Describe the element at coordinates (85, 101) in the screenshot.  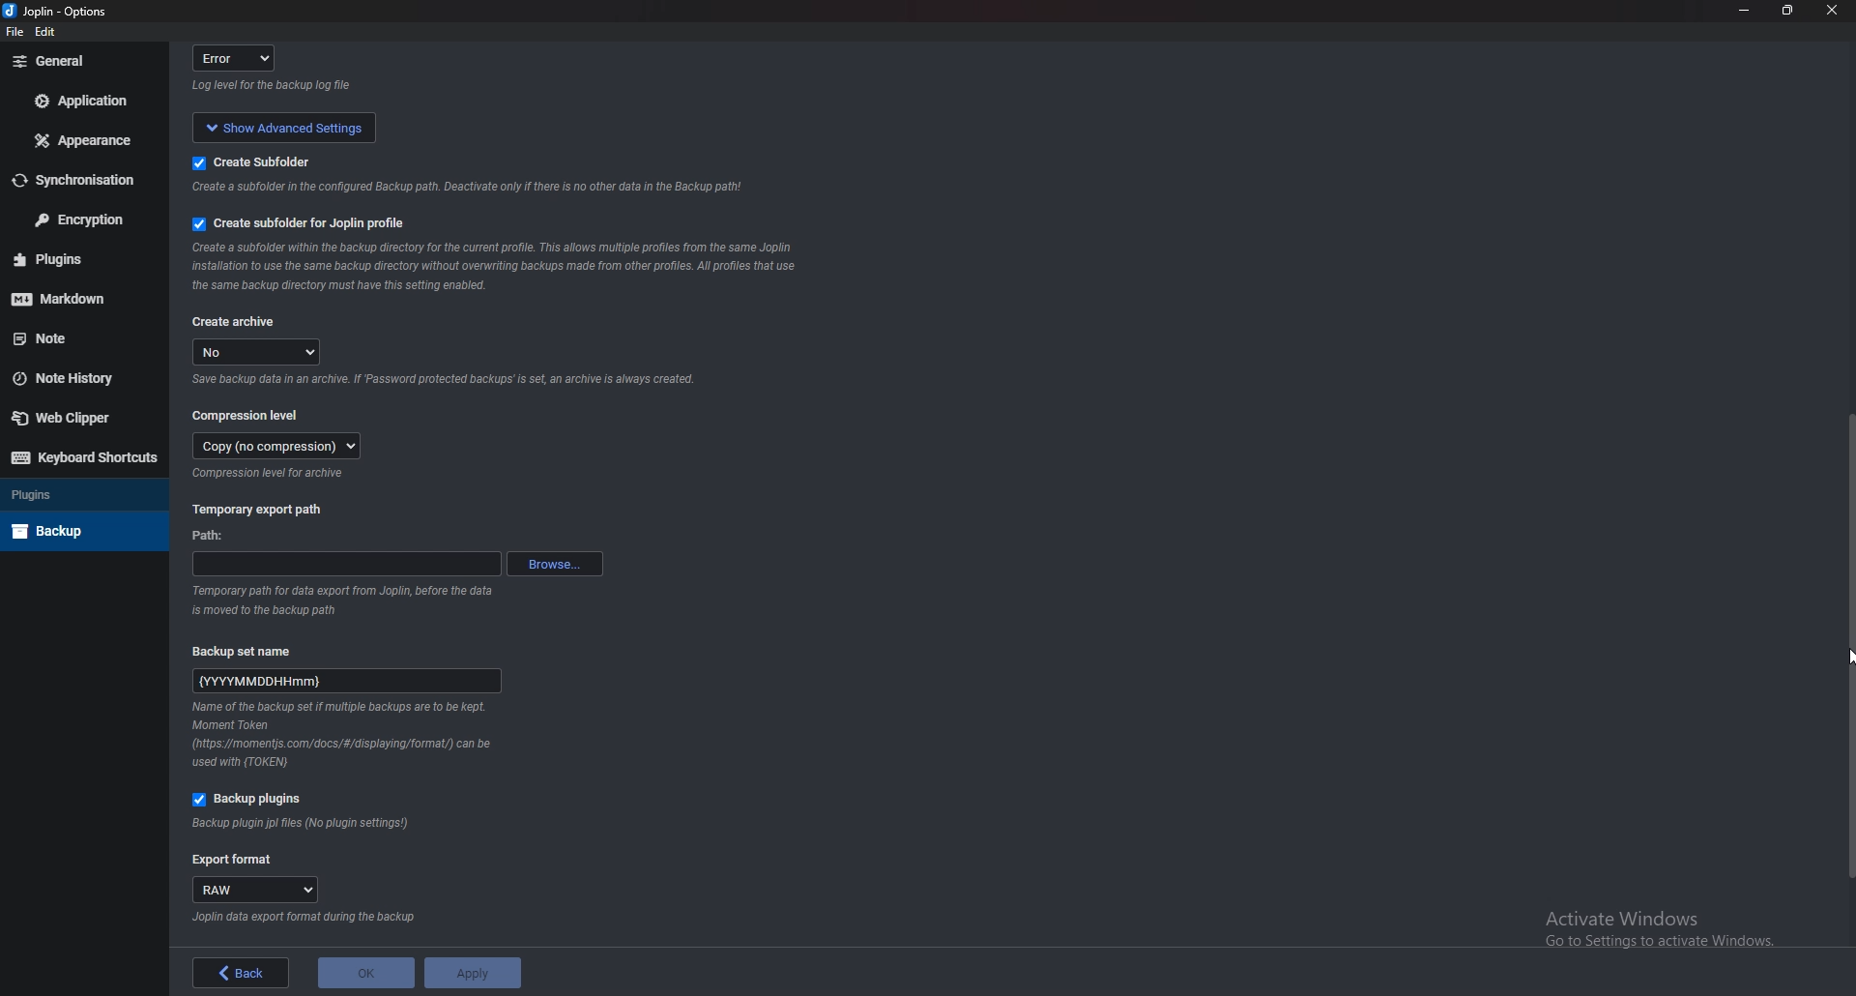
I see `Application` at that location.